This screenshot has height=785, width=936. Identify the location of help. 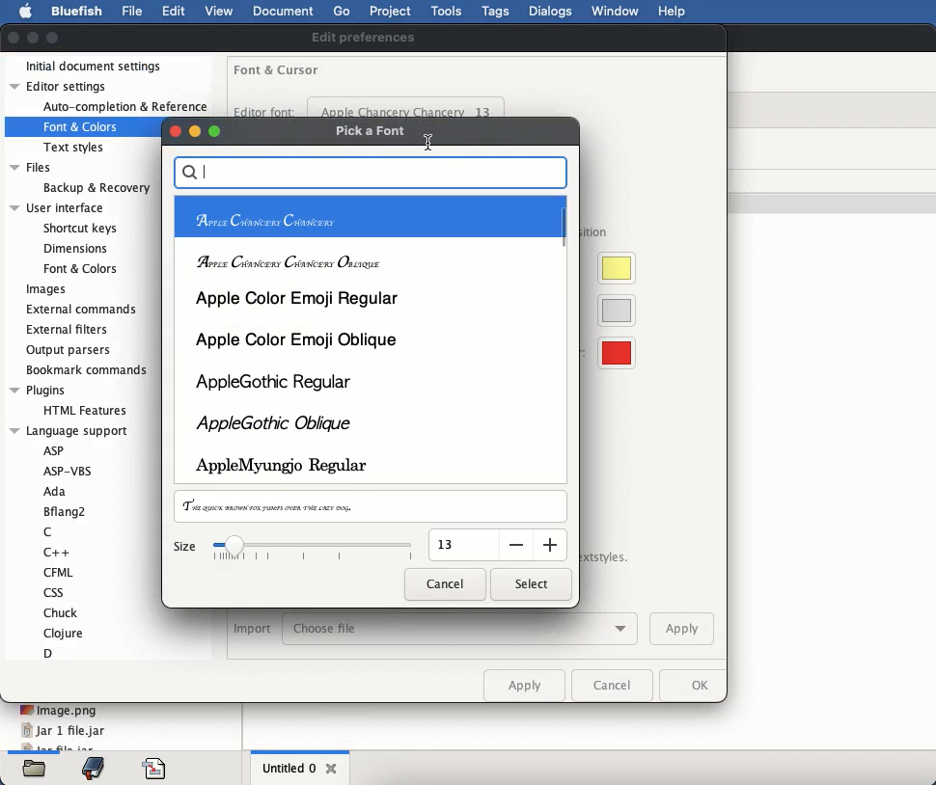
(672, 12).